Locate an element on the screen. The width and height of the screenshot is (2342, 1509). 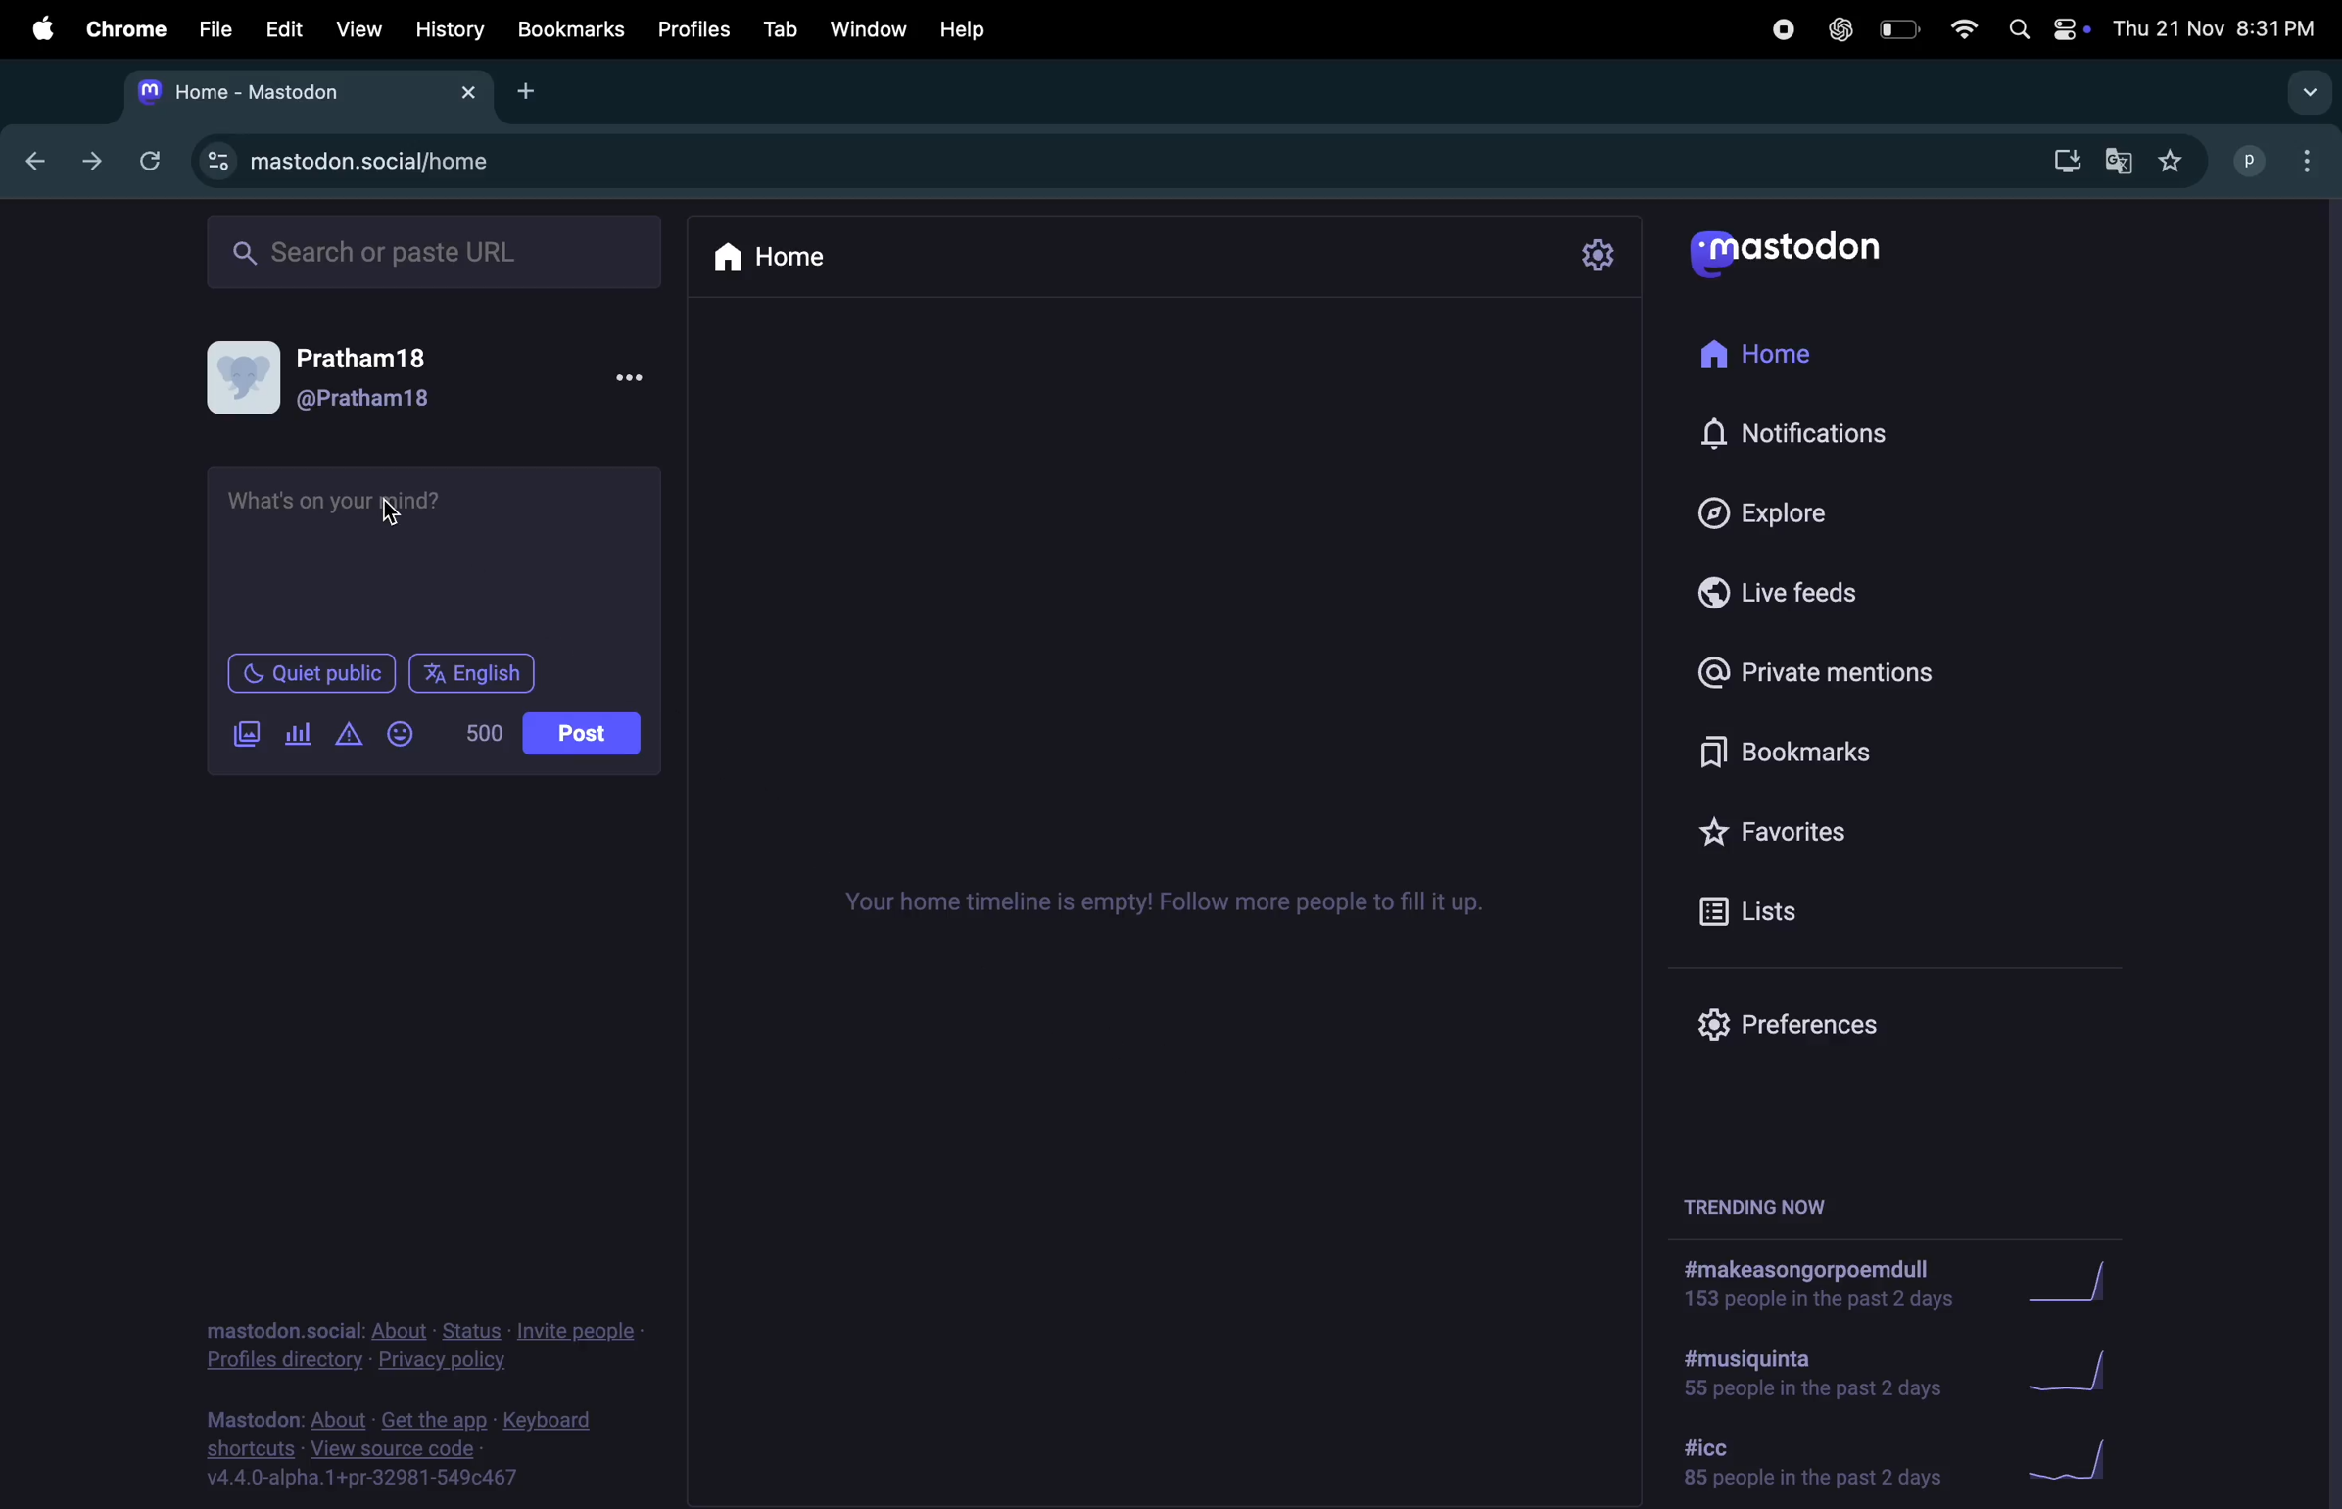
favourites is located at coordinates (1804, 828).